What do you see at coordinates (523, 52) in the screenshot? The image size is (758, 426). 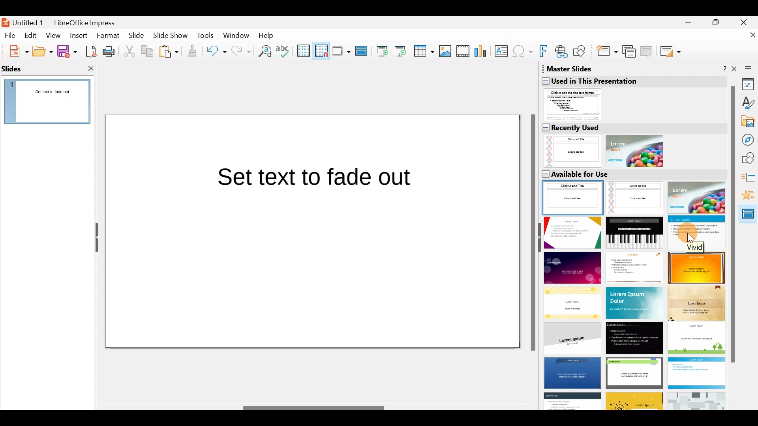 I see `Insert special characters` at bounding box center [523, 52].